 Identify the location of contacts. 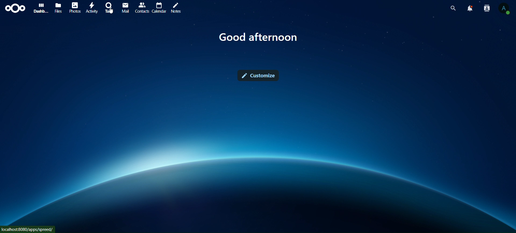
(141, 8).